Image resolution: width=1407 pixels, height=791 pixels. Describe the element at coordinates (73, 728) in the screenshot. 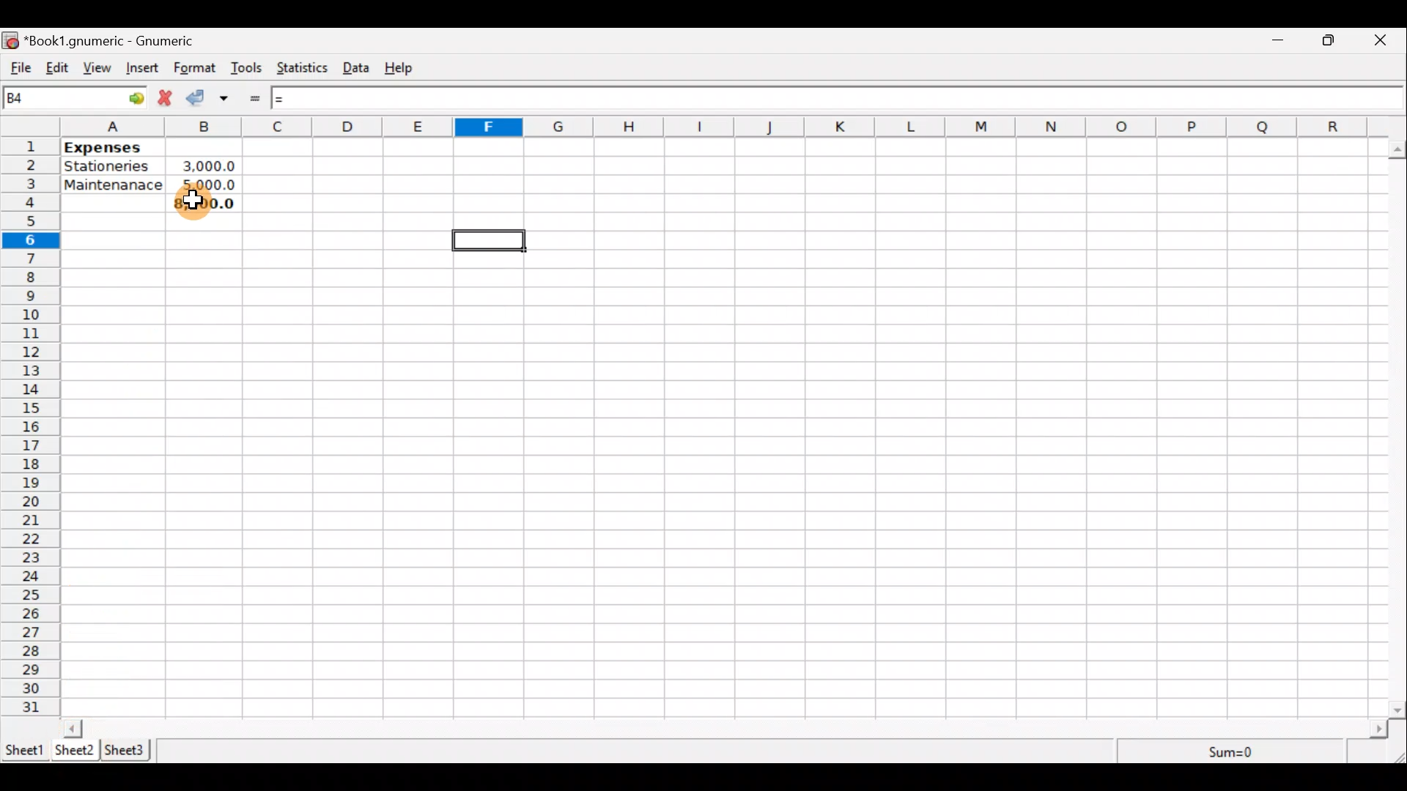

I see `scroll left` at that location.